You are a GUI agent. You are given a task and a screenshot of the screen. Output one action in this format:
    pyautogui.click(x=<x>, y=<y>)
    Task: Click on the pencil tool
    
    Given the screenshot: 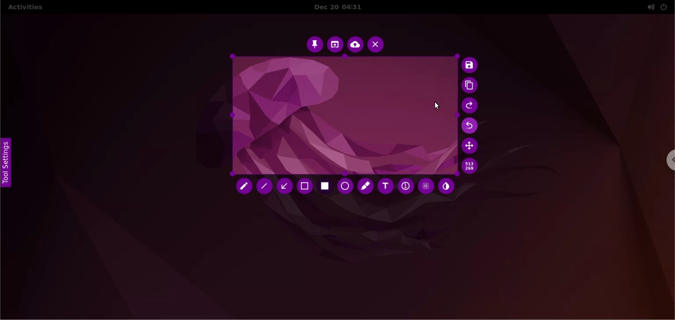 What is the action you would take?
    pyautogui.click(x=242, y=187)
    